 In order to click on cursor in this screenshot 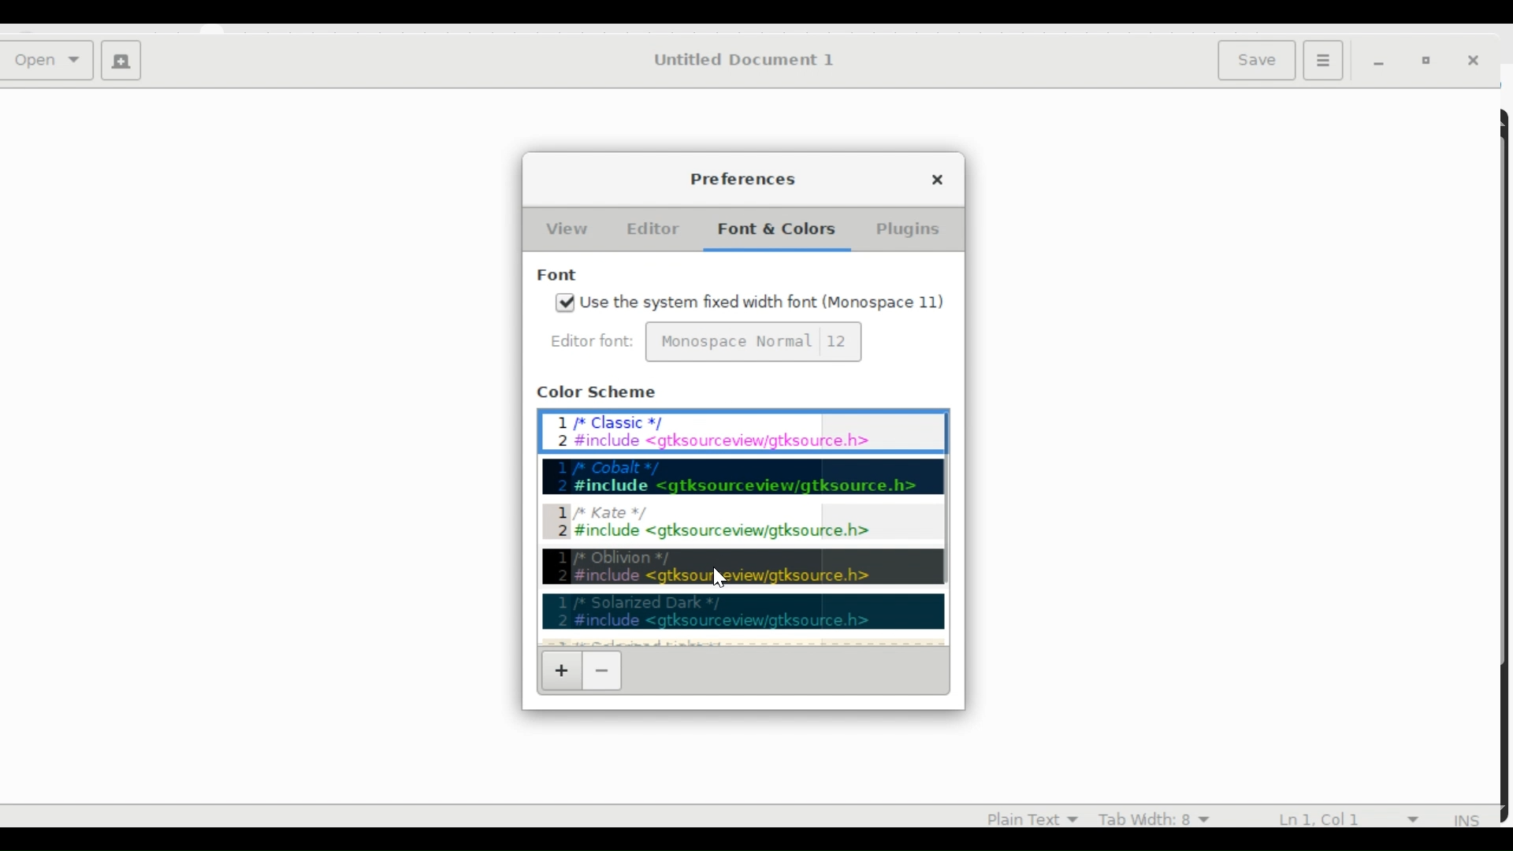, I will do `click(719, 577)`.